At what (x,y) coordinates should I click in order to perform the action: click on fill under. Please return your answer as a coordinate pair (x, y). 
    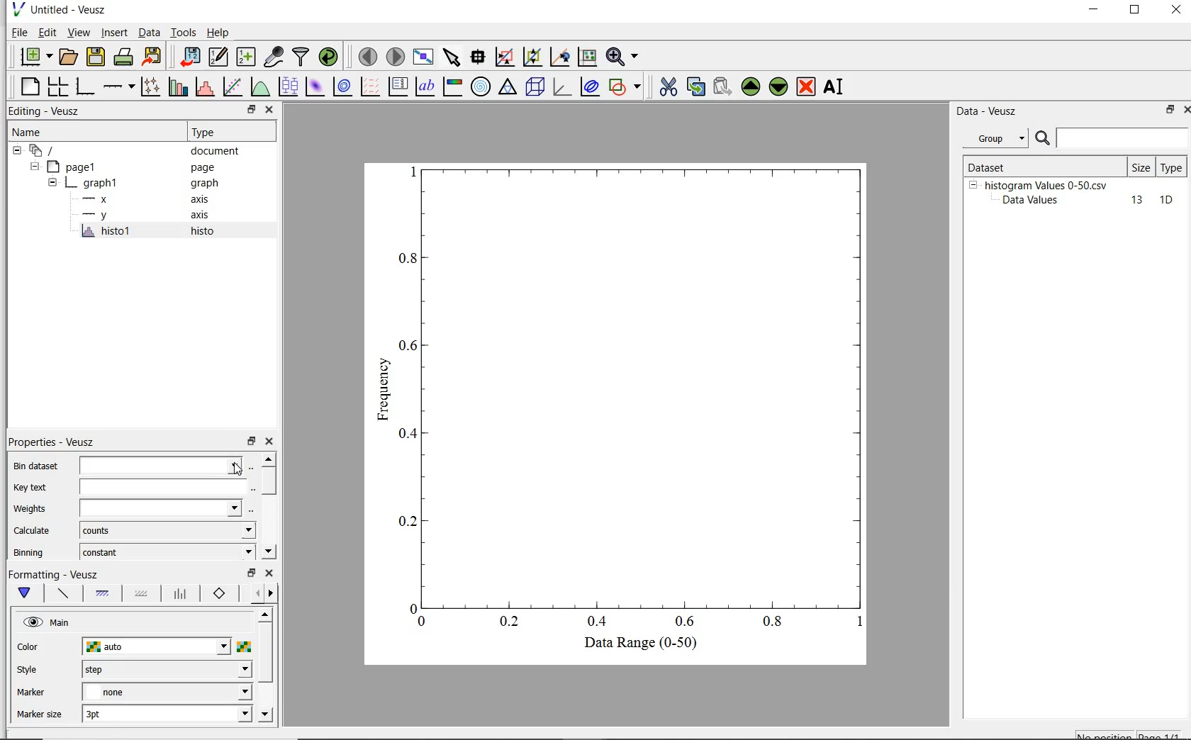
    Looking at the image, I should click on (103, 593).